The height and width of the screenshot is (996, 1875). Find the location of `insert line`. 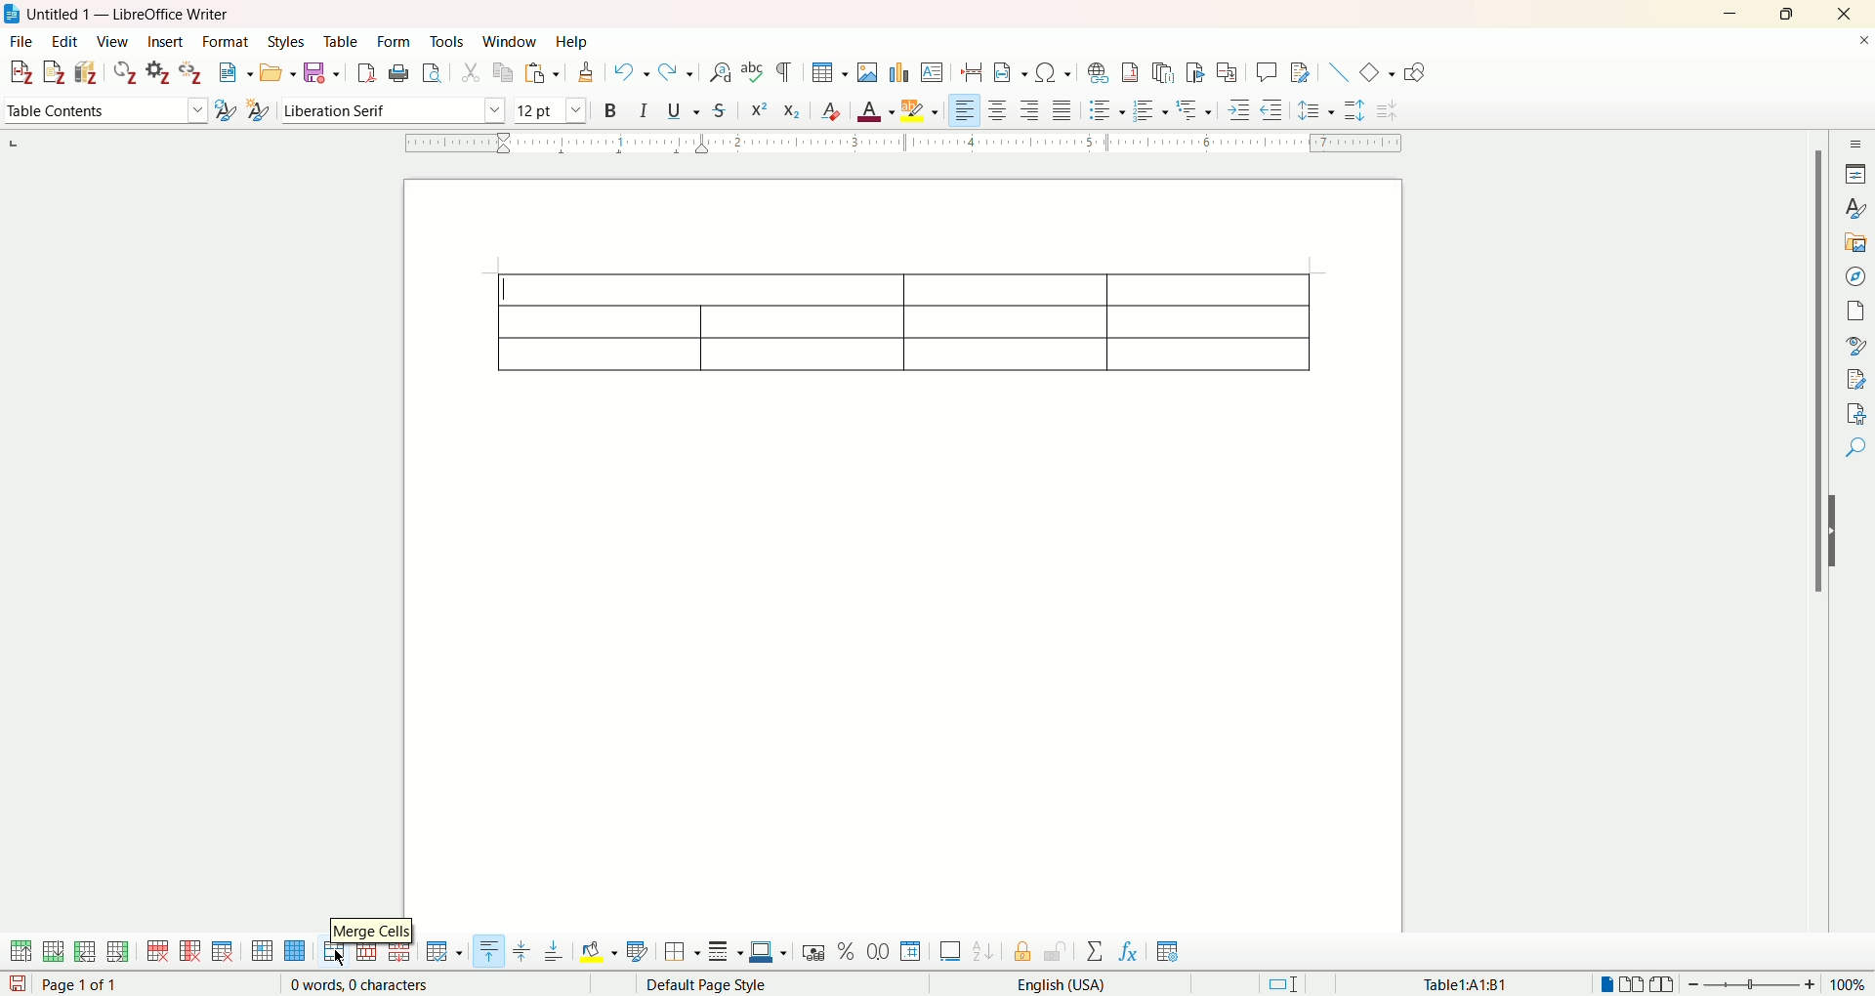

insert line is located at coordinates (1339, 72).